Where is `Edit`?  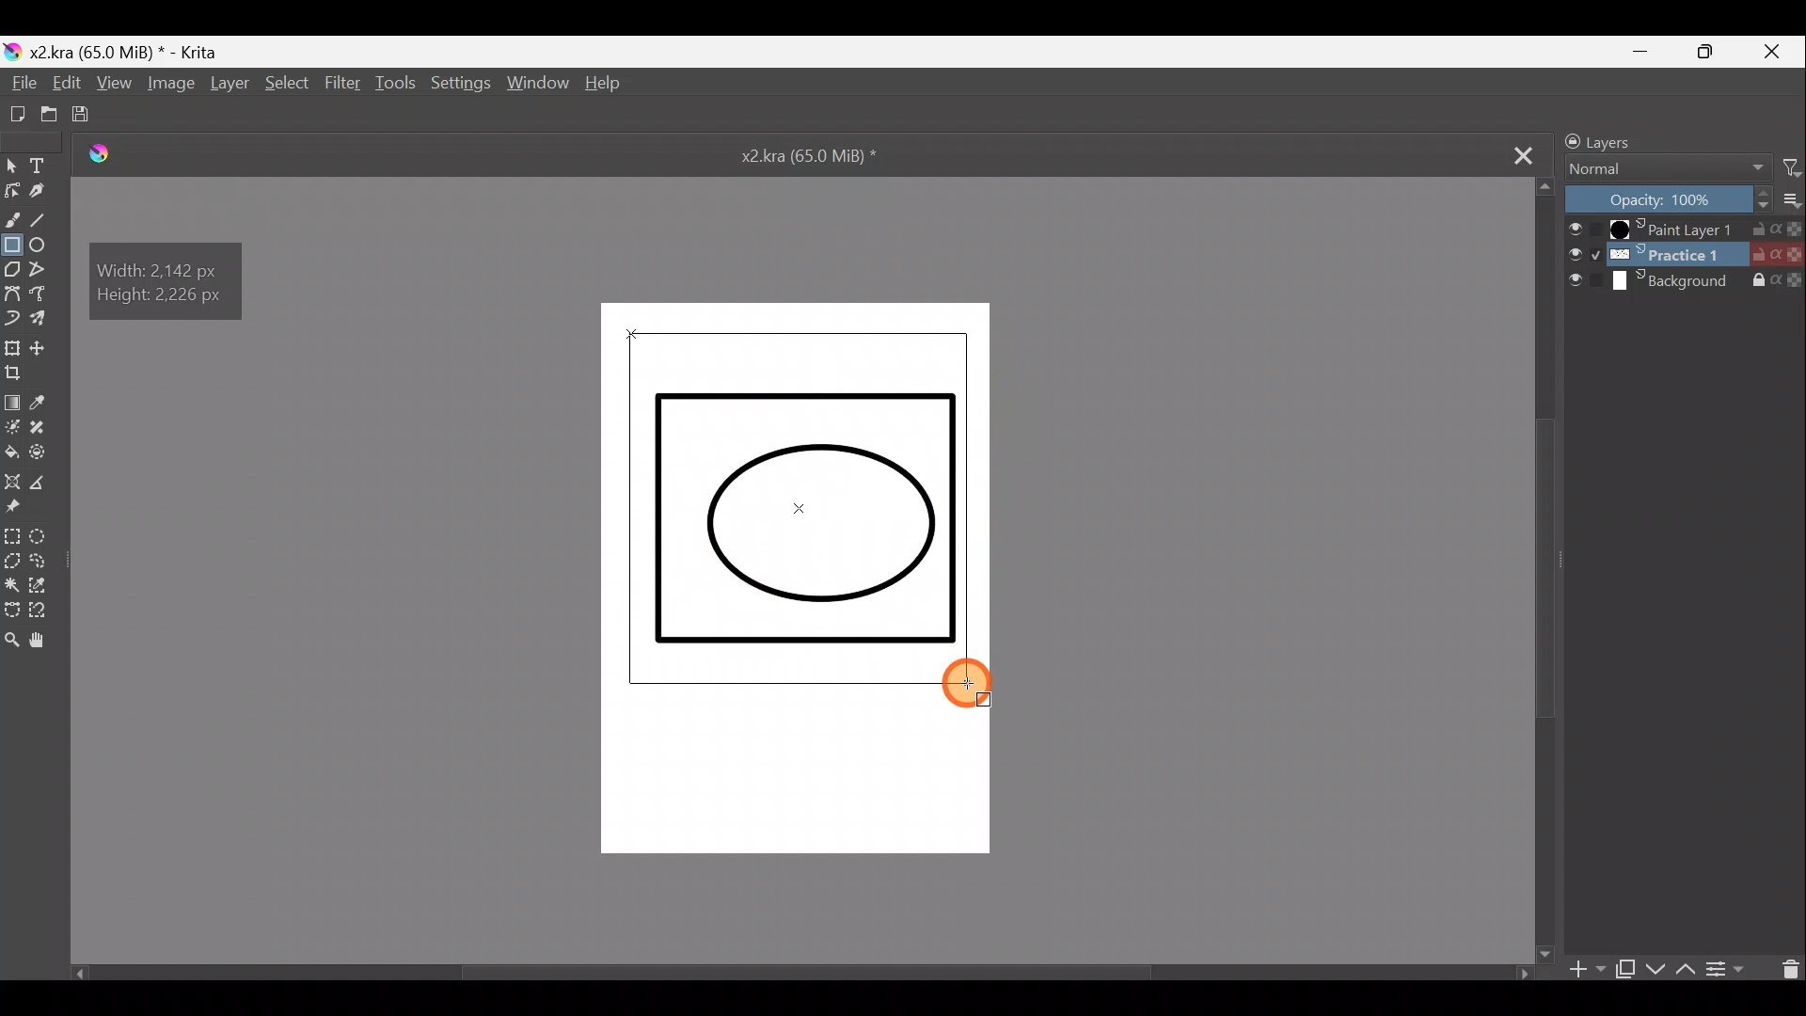
Edit is located at coordinates (61, 83).